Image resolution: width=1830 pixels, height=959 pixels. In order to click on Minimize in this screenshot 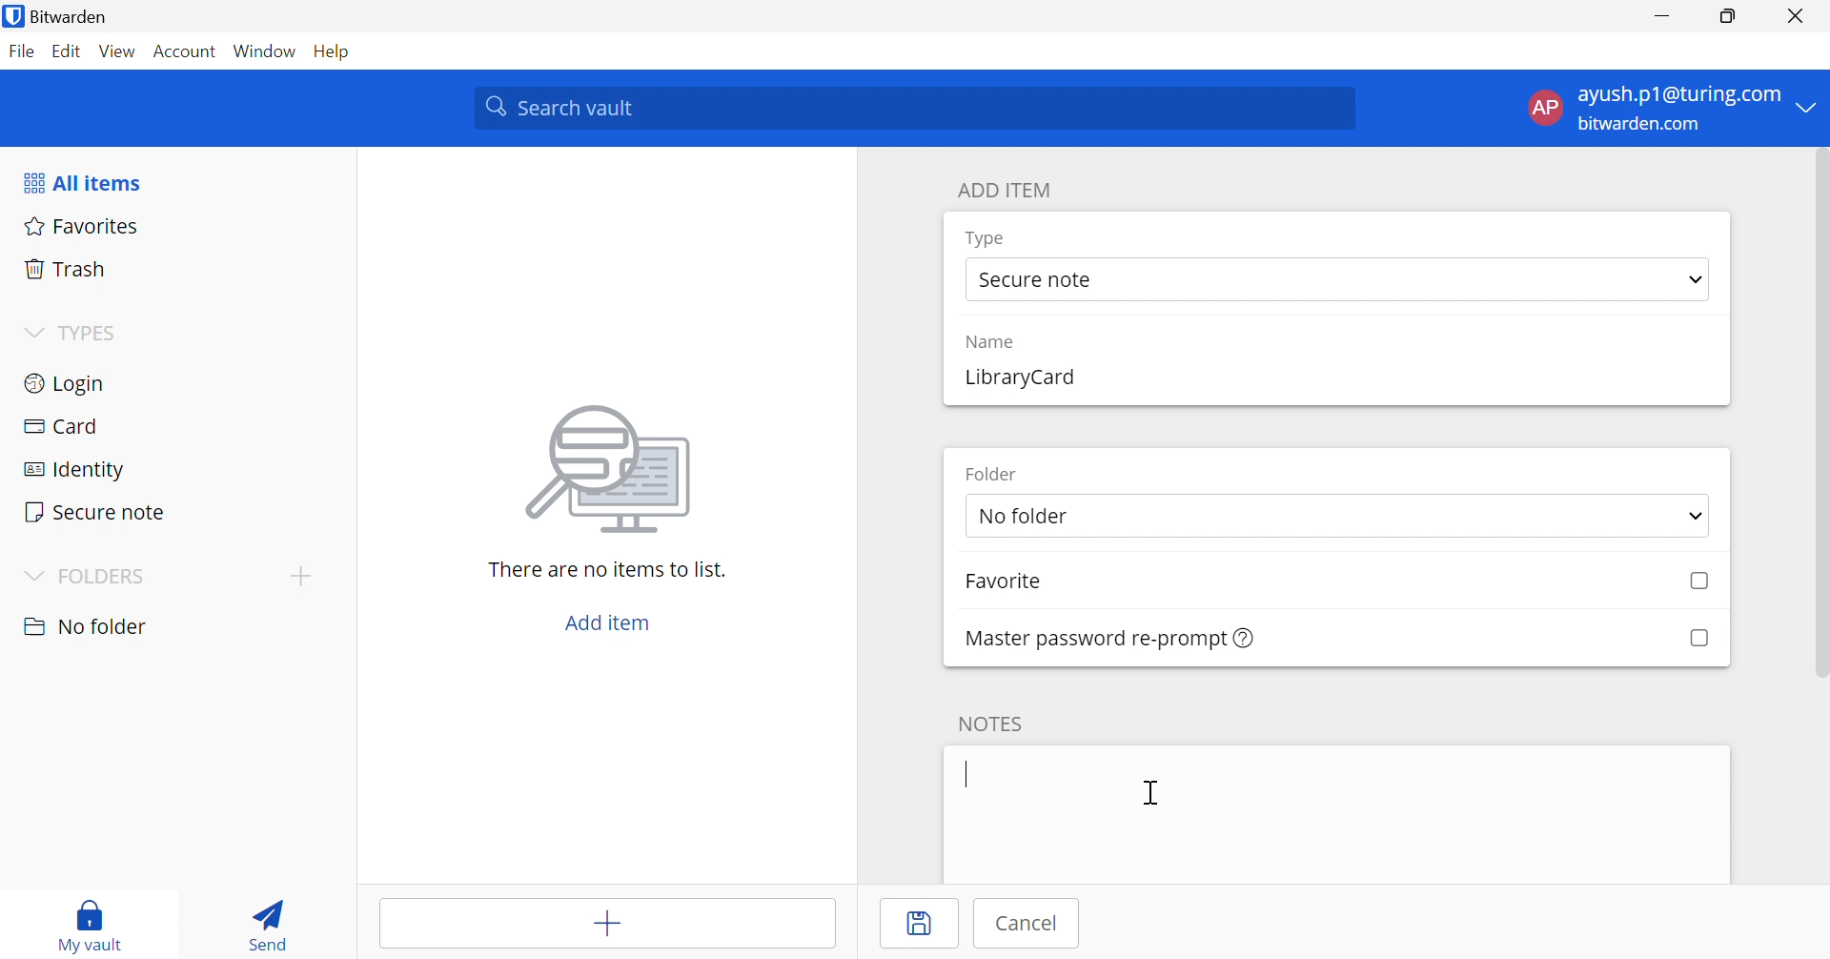, I will do `click(1663, 14)`.